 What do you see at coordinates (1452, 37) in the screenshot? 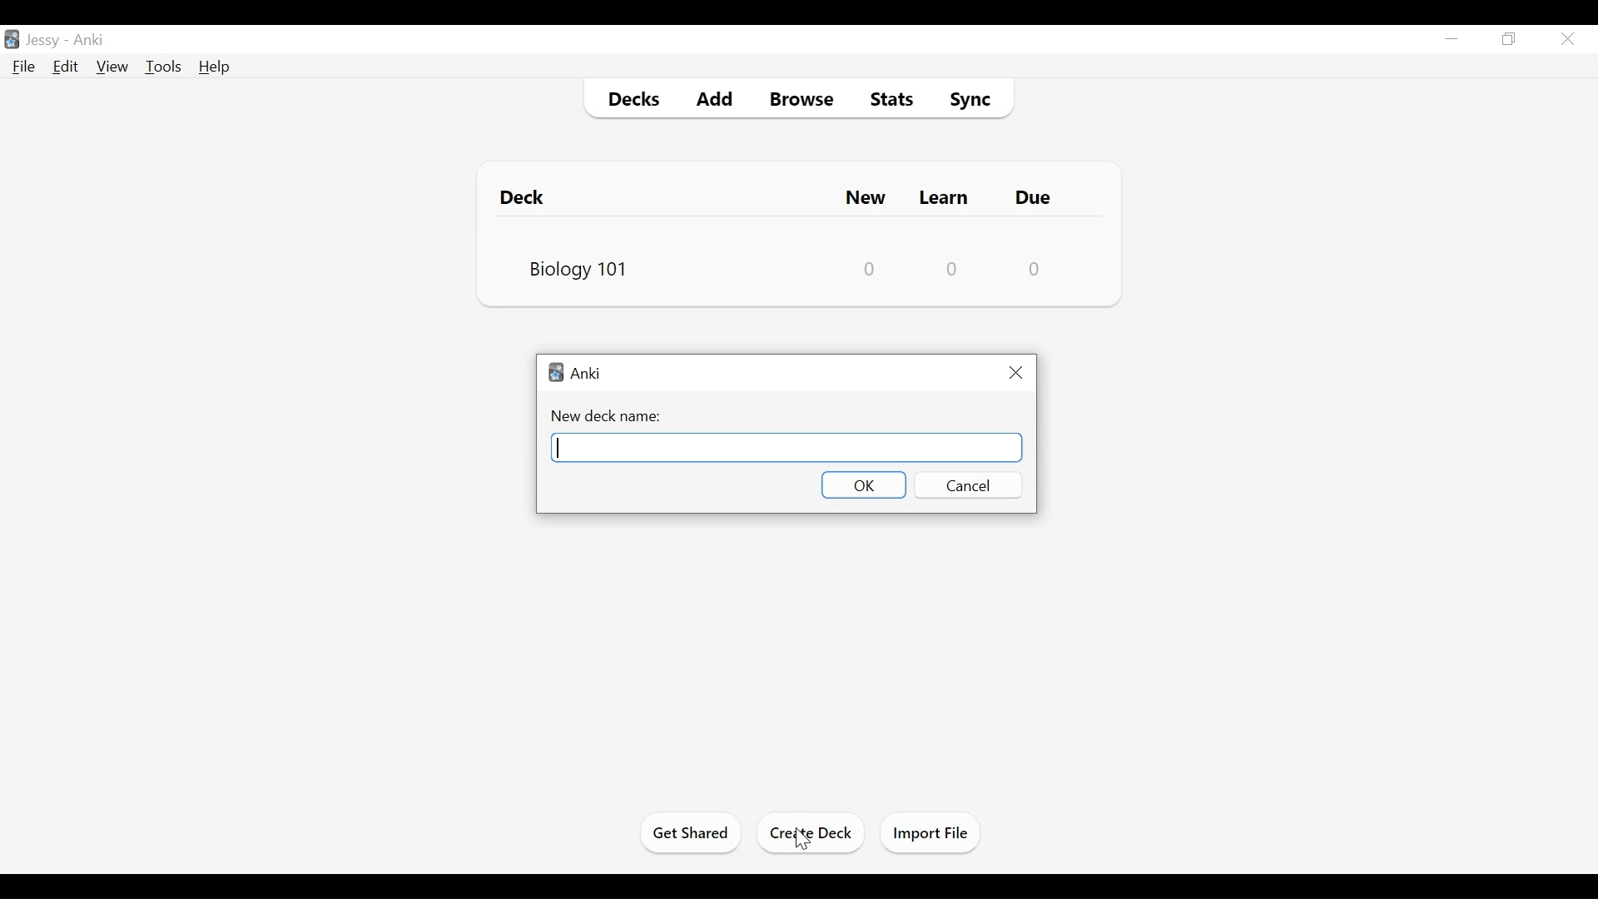
I see `minimize` at bounding box center [1452, 37].